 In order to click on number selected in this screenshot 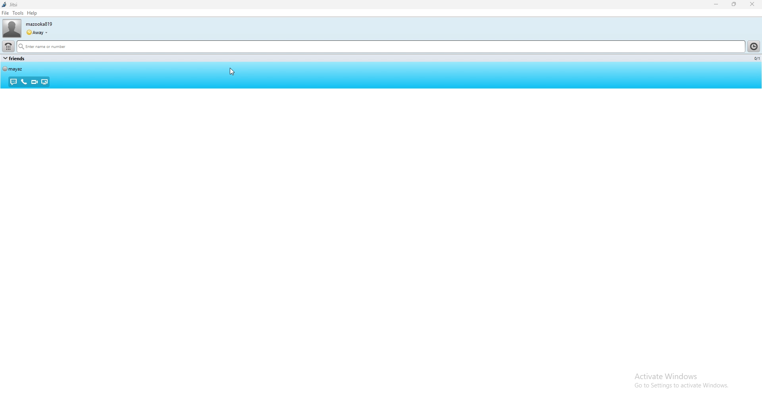, I will do `click(755, 59)`.